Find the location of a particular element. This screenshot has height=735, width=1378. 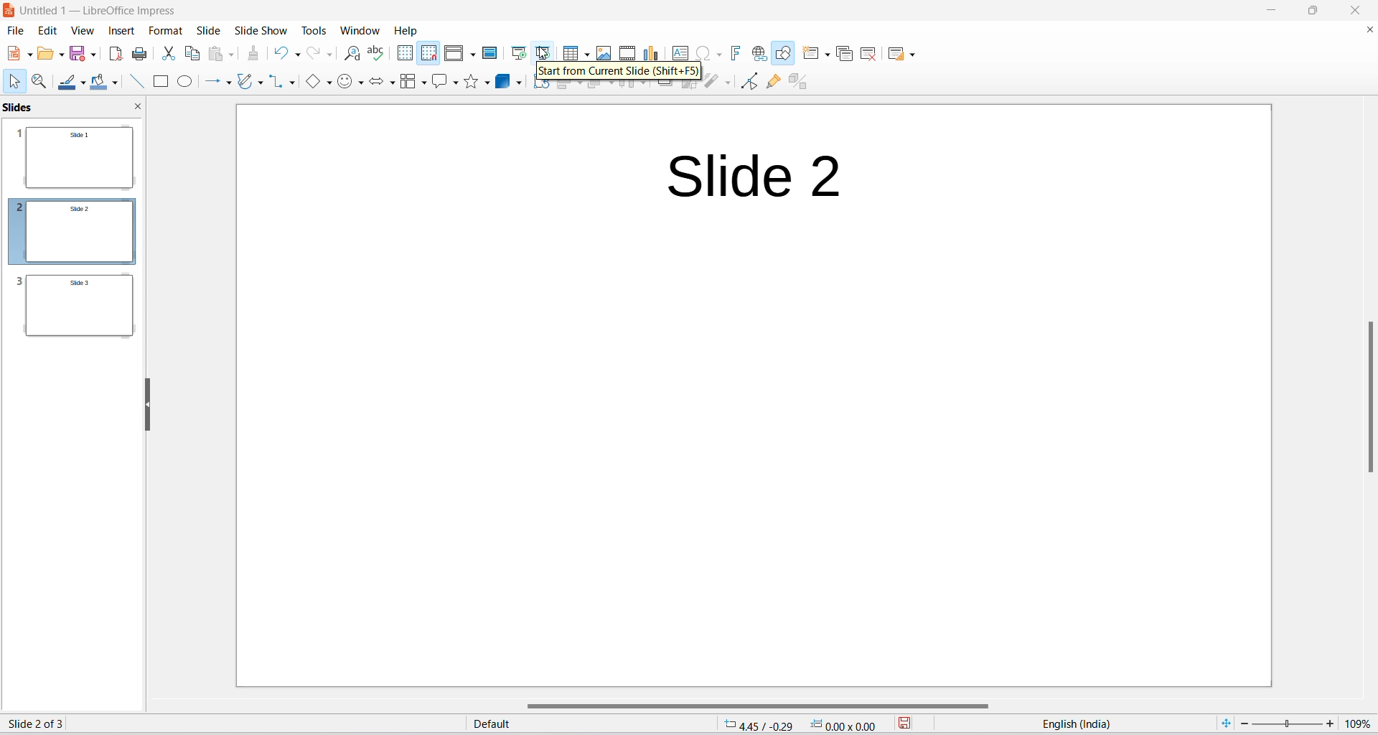

open file options is located at coordinates (61, 56).